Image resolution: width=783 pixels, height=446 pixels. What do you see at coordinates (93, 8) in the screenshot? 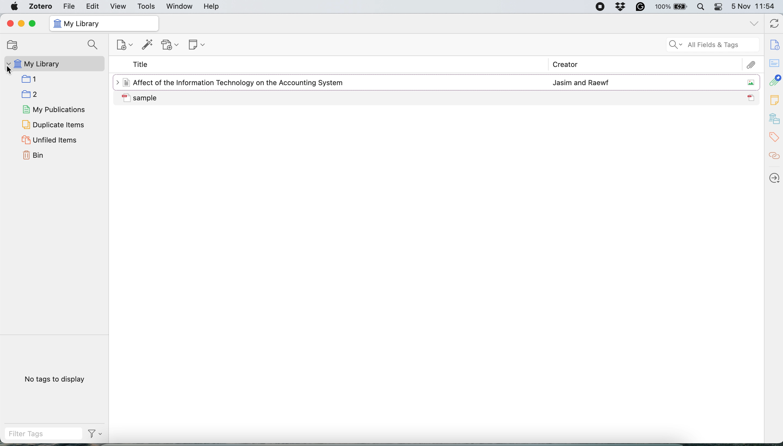
I see `edit` at bounding box center [93, 8].